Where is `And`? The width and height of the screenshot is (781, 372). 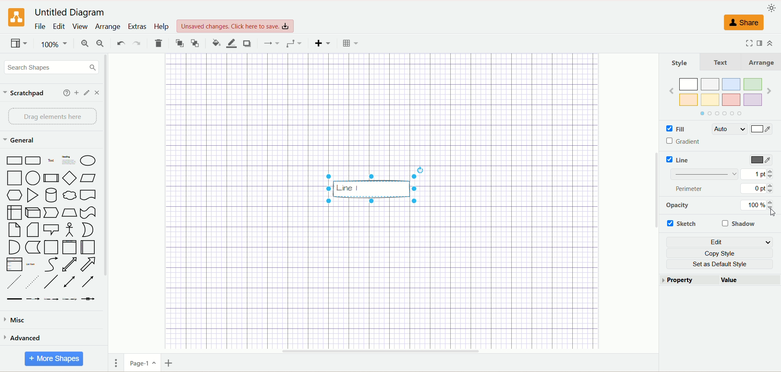 And is located at coordinates (14, 248).